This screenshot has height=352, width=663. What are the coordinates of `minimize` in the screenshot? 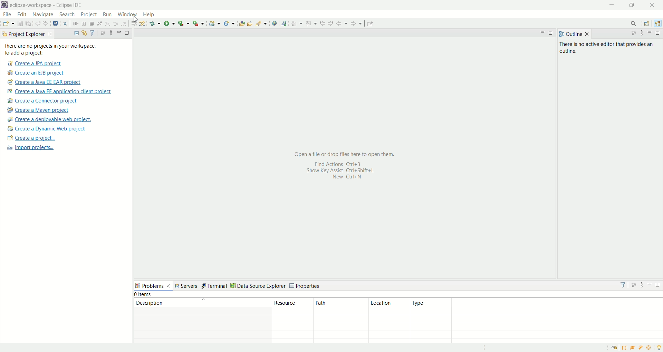 It's located at (611, 5).